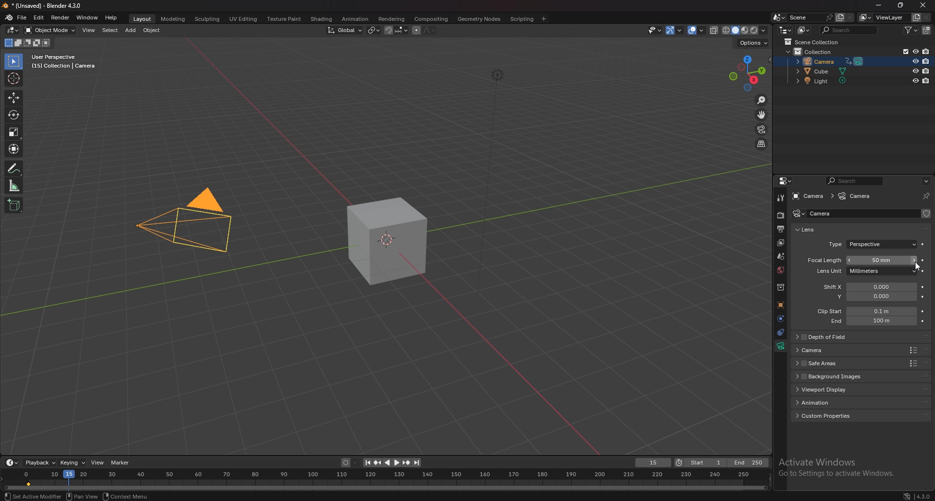 The height and width of the screenshot is (501, 935). I want to click on scripting, so click(521, 19).